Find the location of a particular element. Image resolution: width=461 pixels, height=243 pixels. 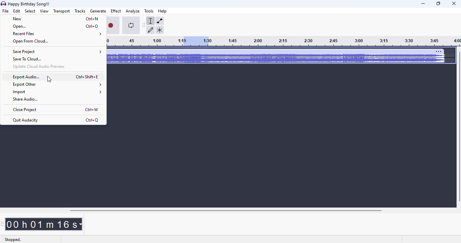

close is located at coordinates (454, 4).